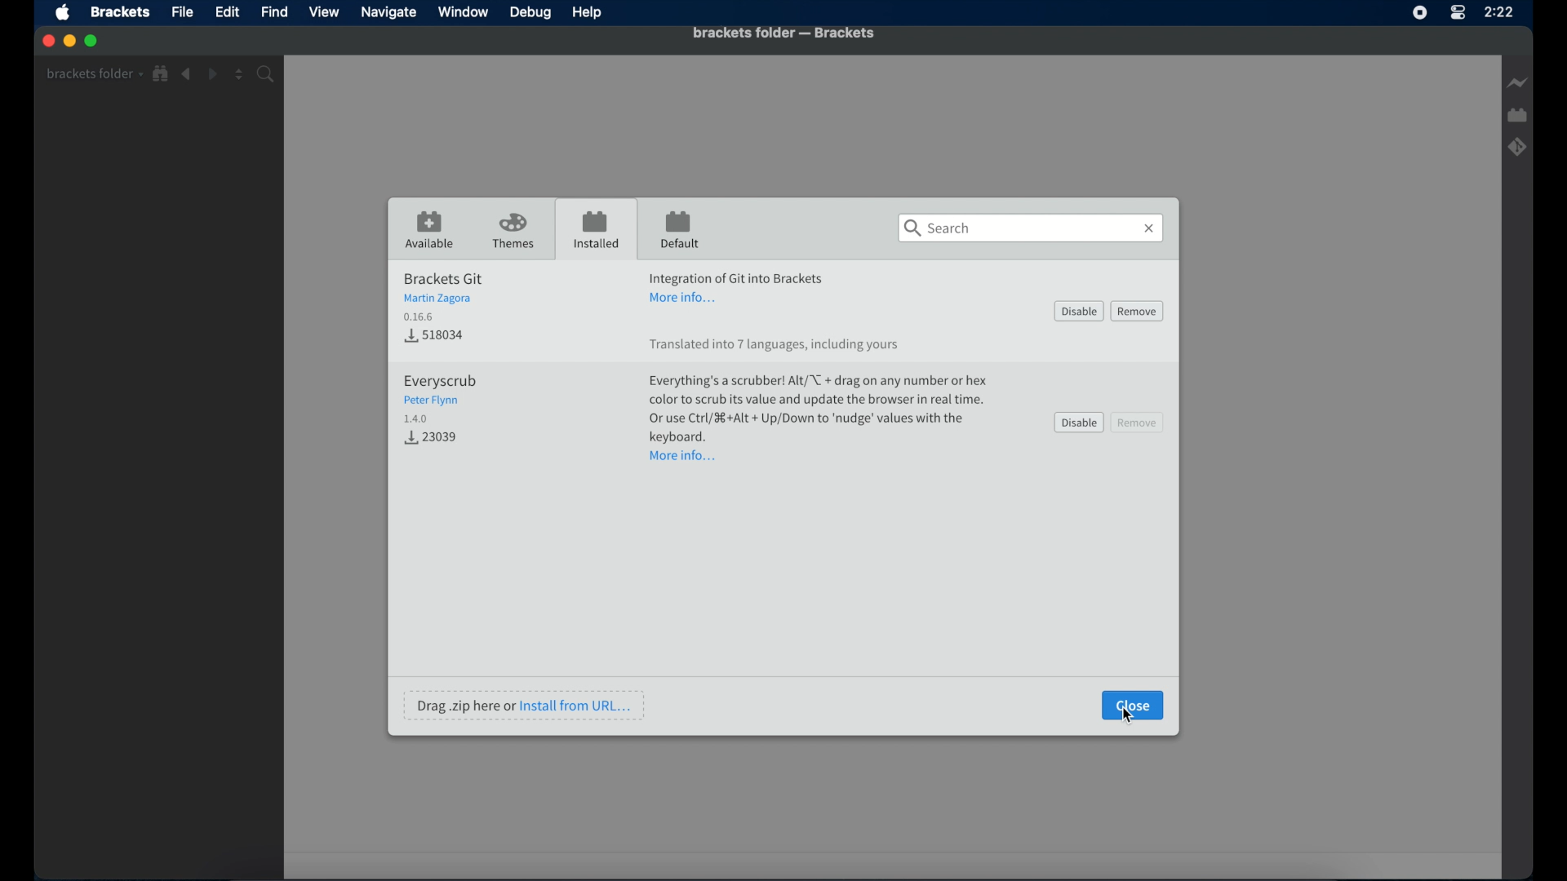 This screenshot has height=881, width=1567. Describe the element at coordinates (531, 14) in the screenshot. I see `debug` at that location.